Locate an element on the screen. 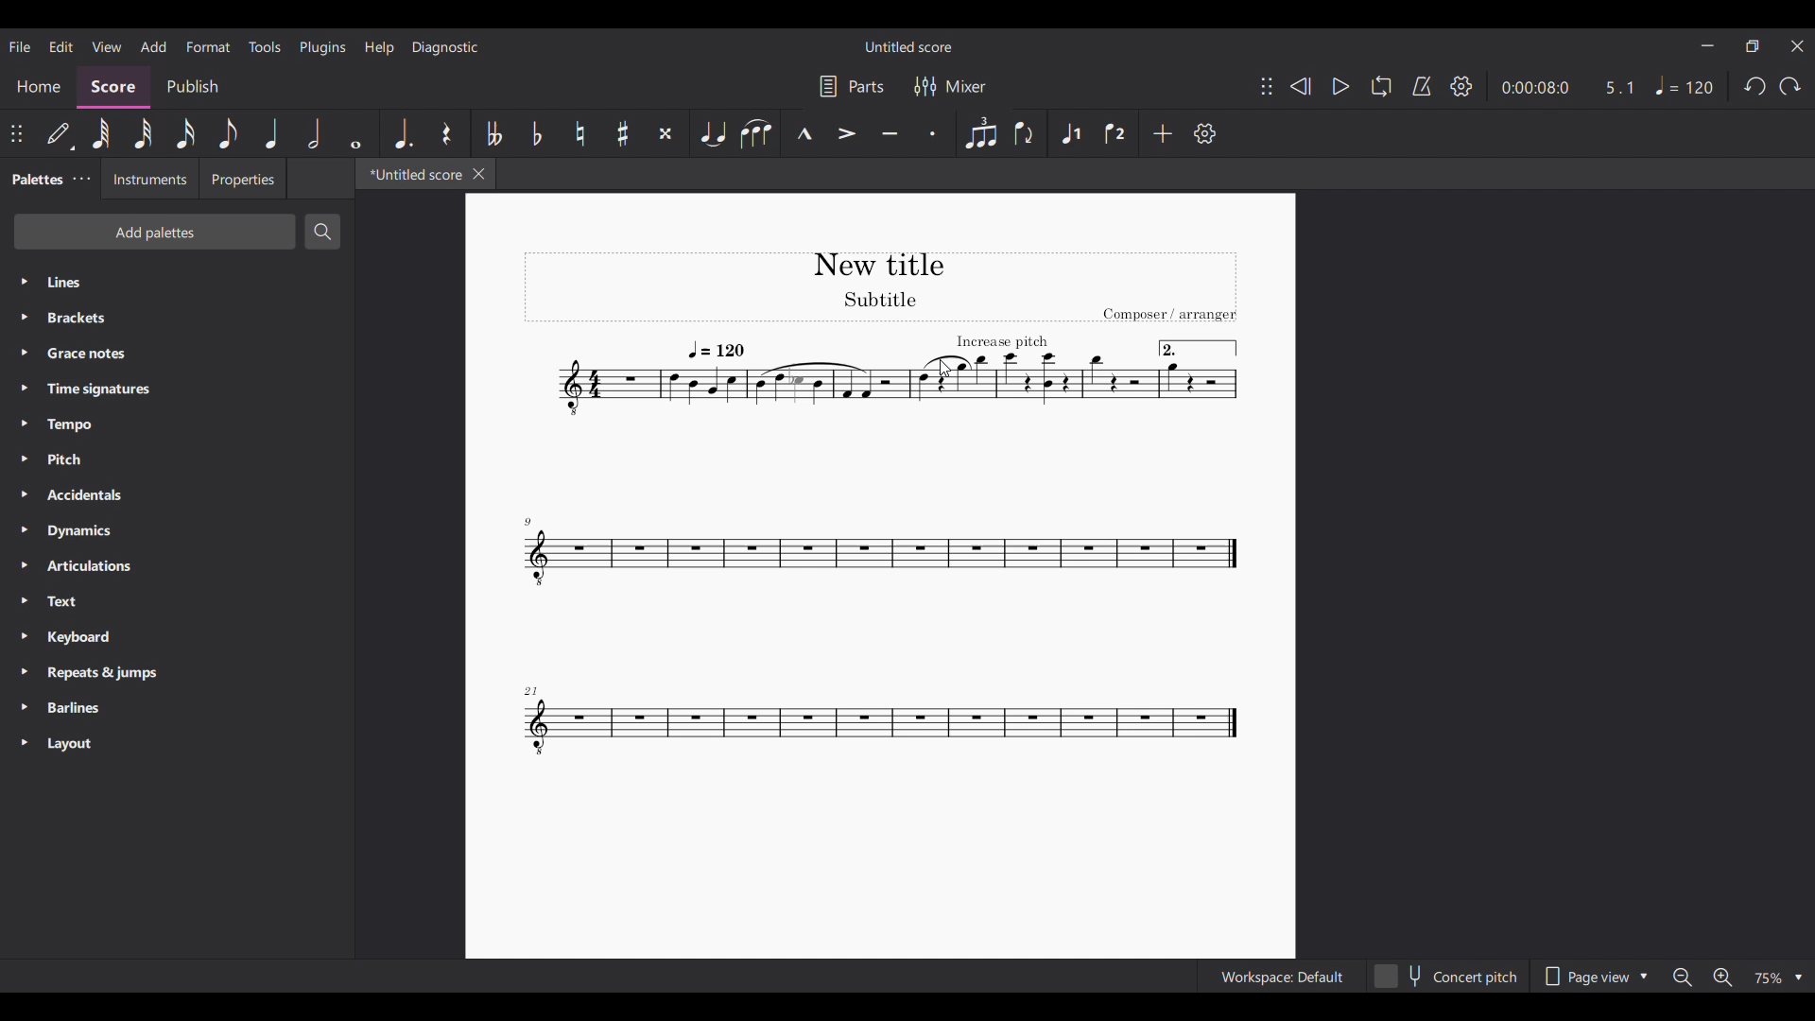  Search is located at coordinates (321, 232).